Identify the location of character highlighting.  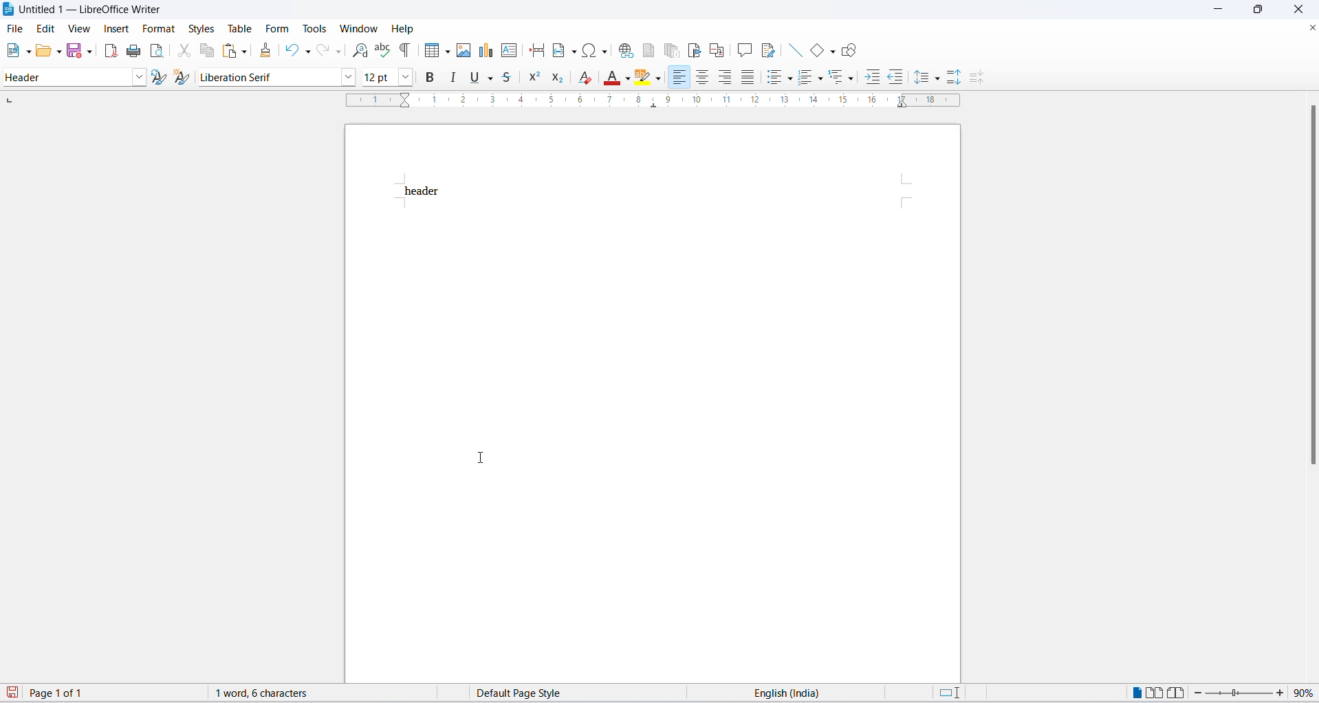
(644, 78).